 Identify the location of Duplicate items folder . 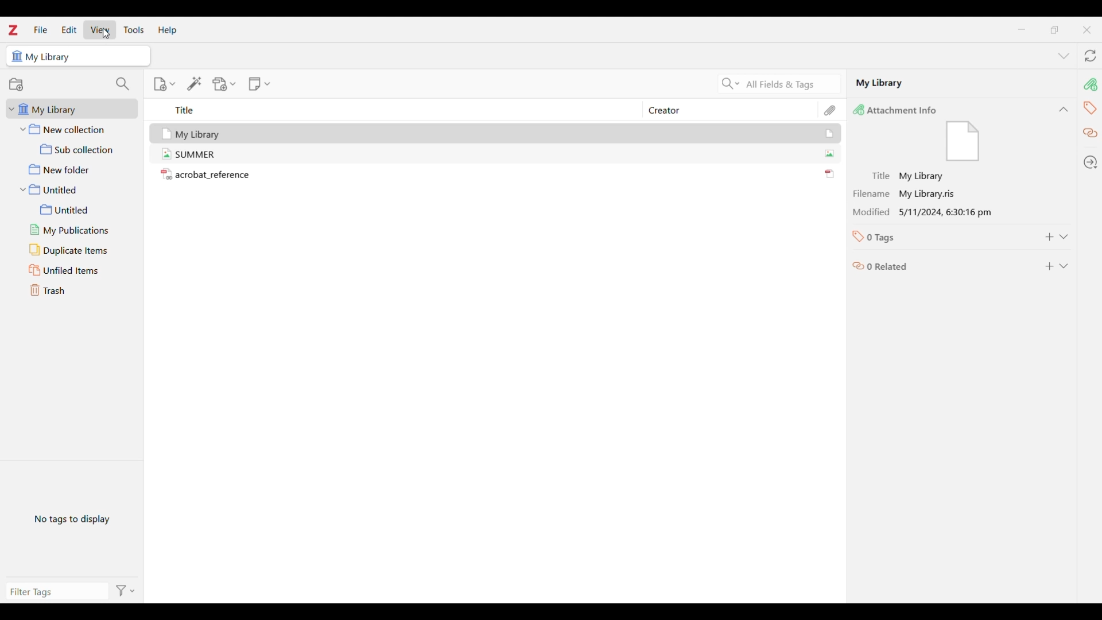
(76, 250).